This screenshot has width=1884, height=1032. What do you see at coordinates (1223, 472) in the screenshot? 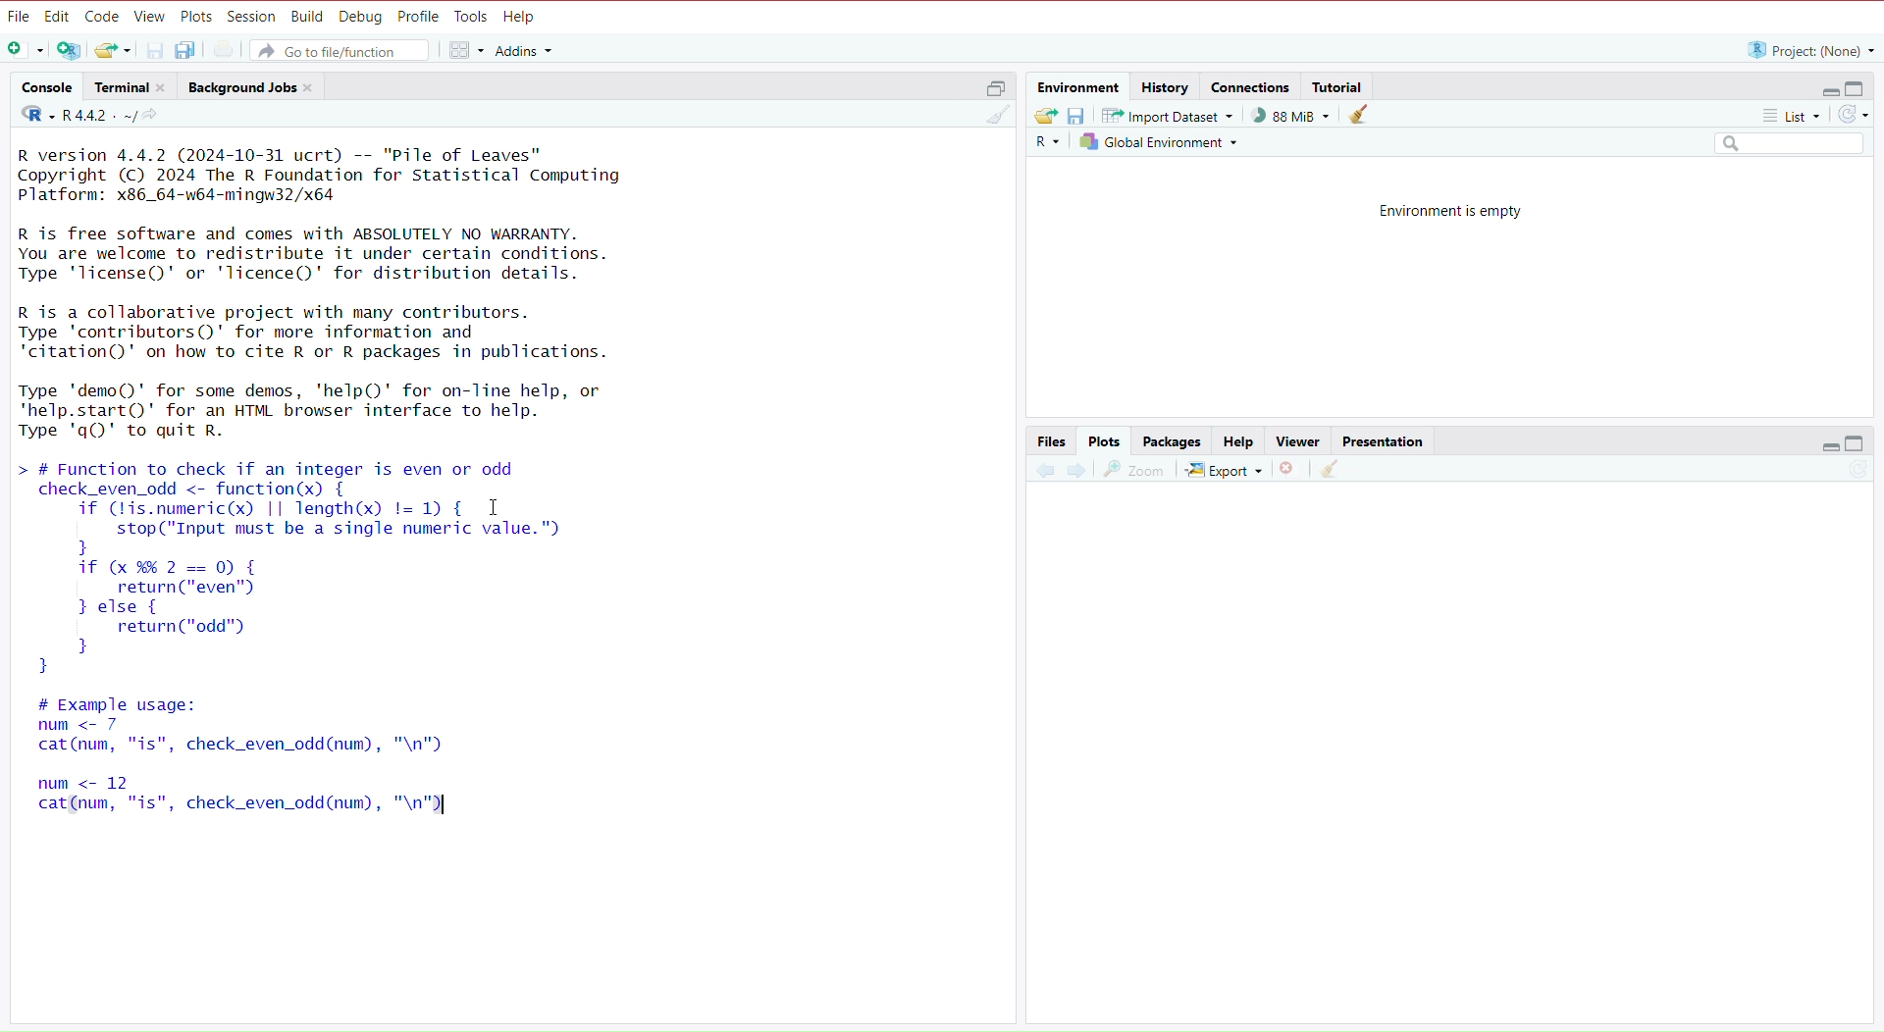
I see `export` at bounding box center [1223, 472].